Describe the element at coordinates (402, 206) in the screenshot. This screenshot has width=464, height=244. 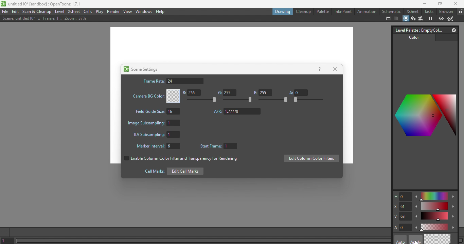
I see `S` at that location.